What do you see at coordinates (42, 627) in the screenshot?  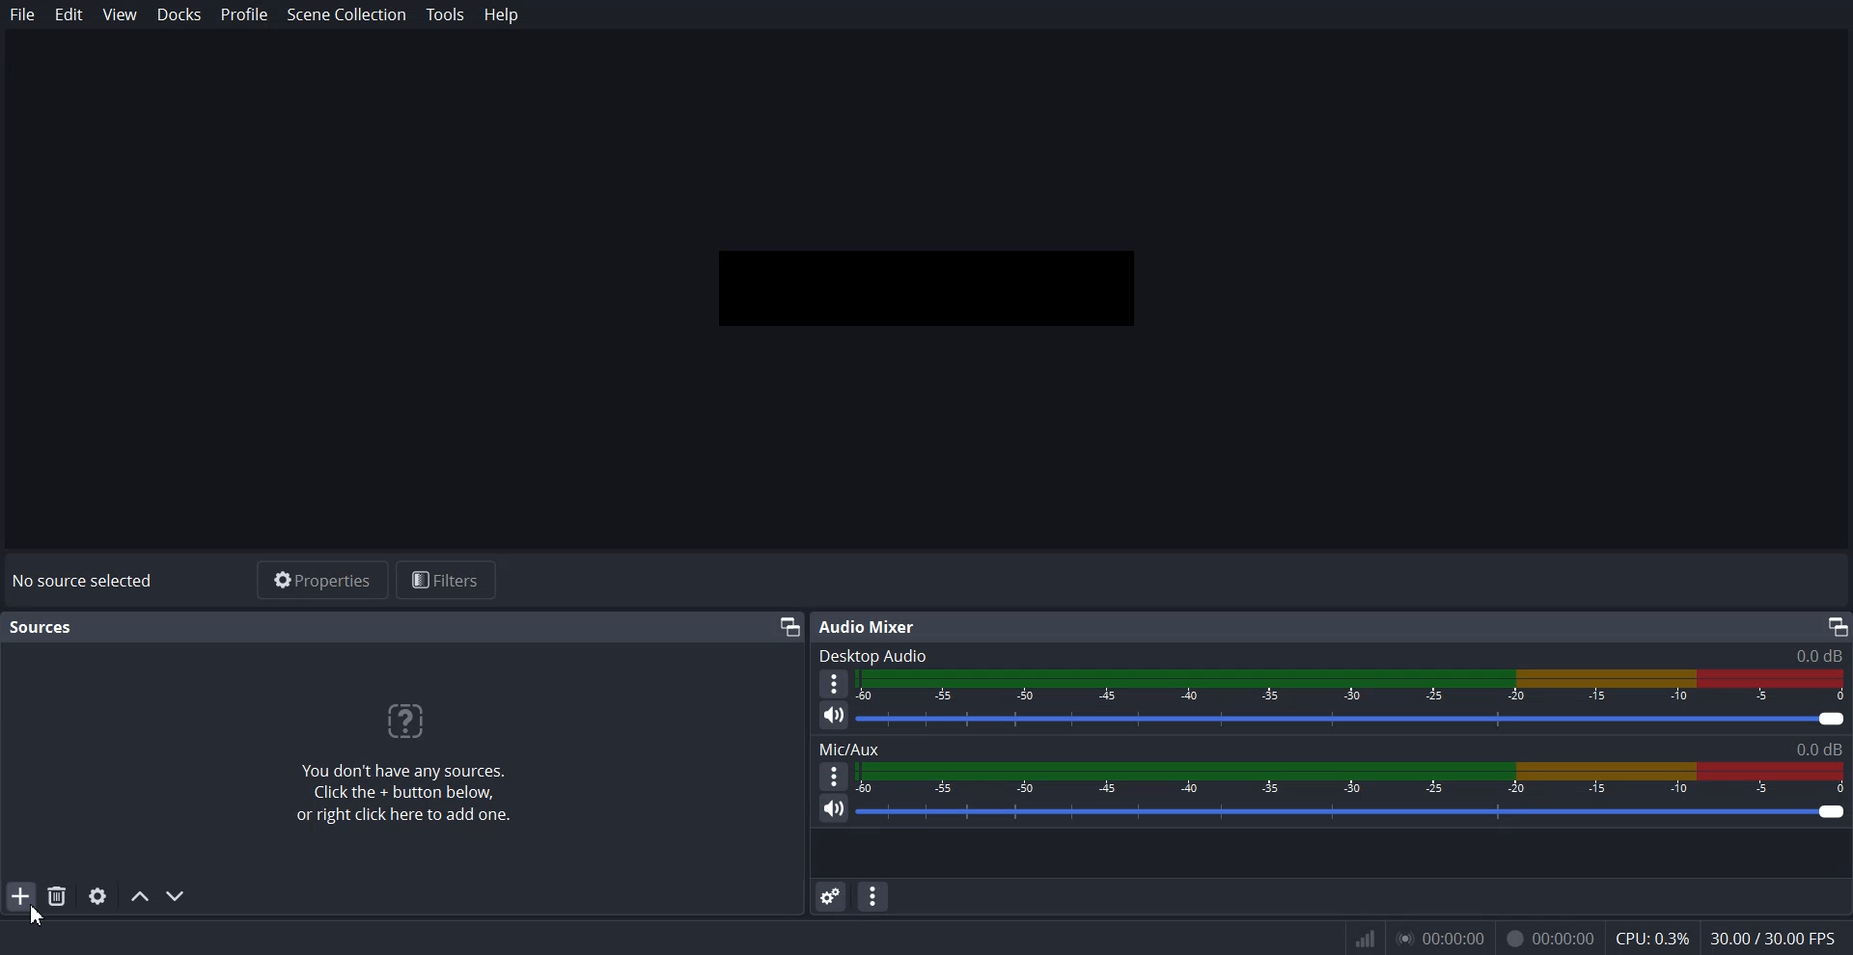 I see `Text` at bounding box center [42, 627].